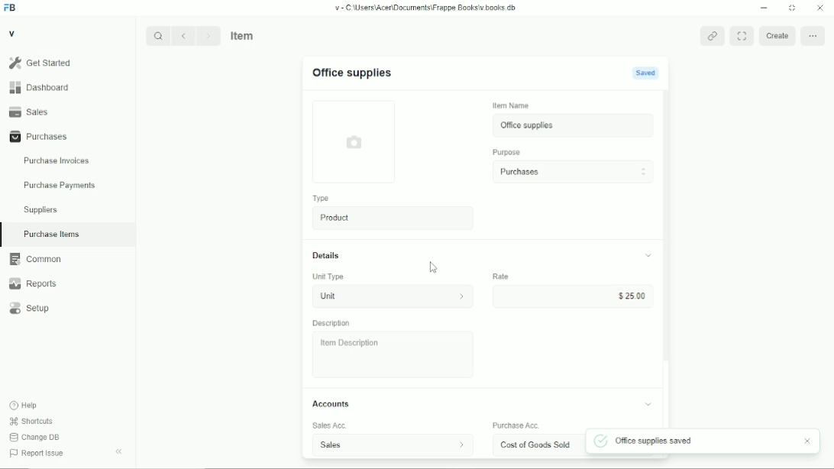  Describe the element at coordinates (394, 218) in the screenshot. I see `product` at that location.